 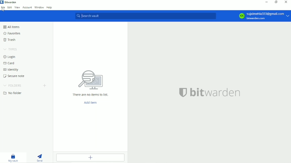 I want to click on Folders, so click(x=13, y=85).